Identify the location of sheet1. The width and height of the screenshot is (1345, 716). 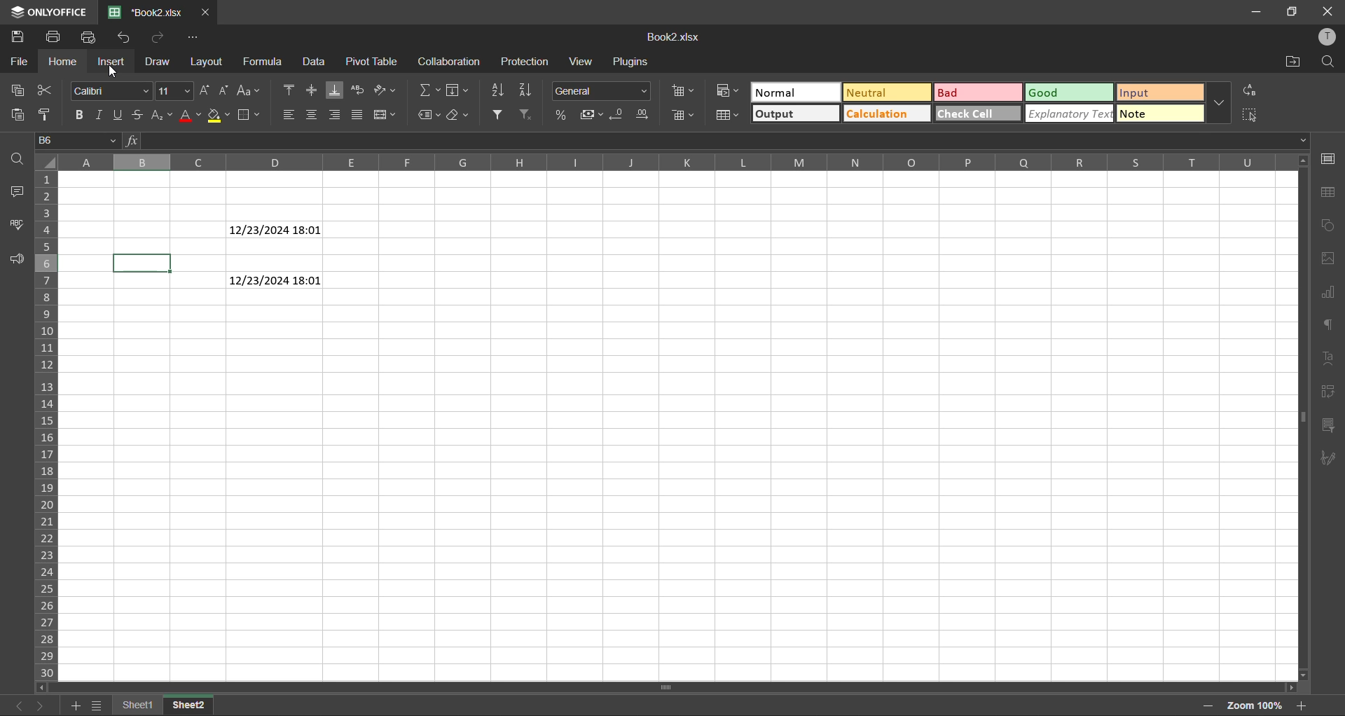
(140, 705).